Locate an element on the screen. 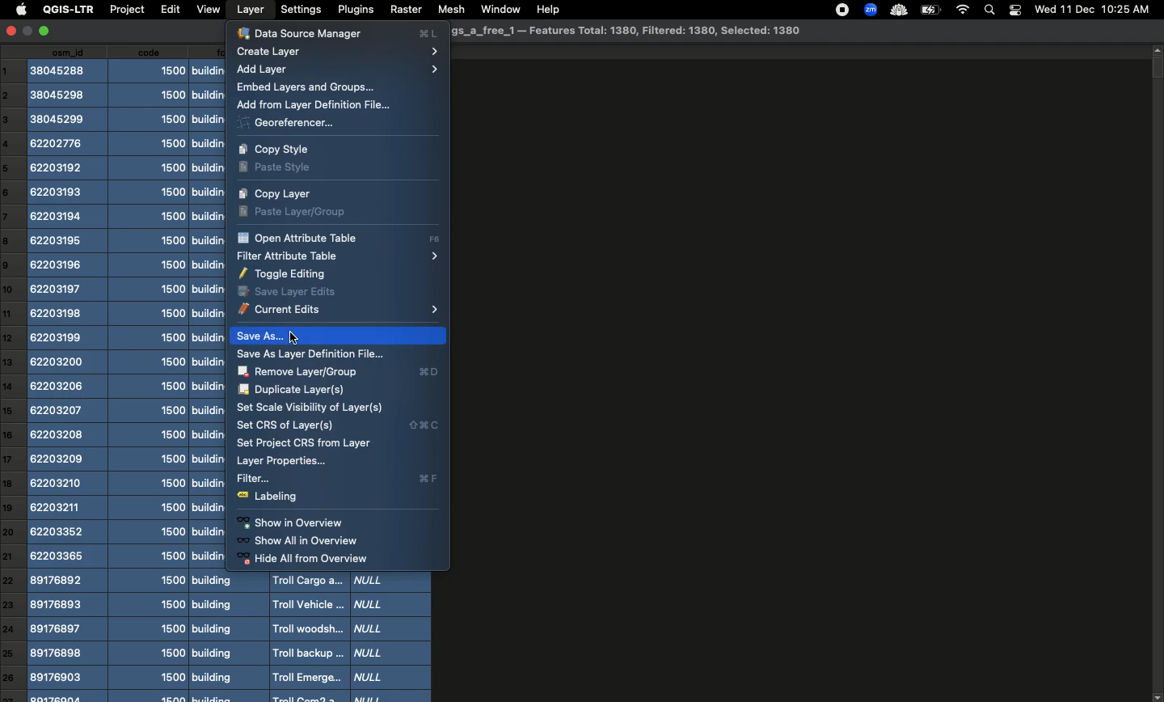  Set CRS of layers is located at coordinates (337, 425).